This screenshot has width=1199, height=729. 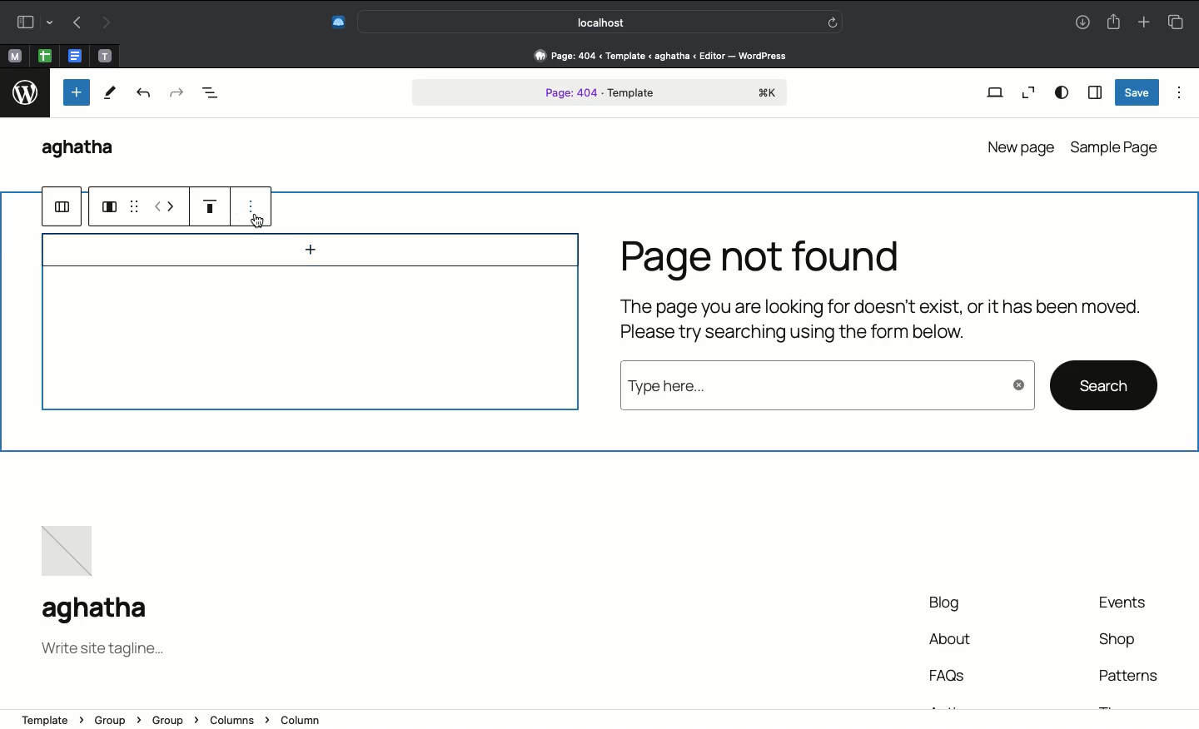 What do you see at coordinates (105, 57) in the screenshot?
I see `open tab` at bounding box center [105, 57].